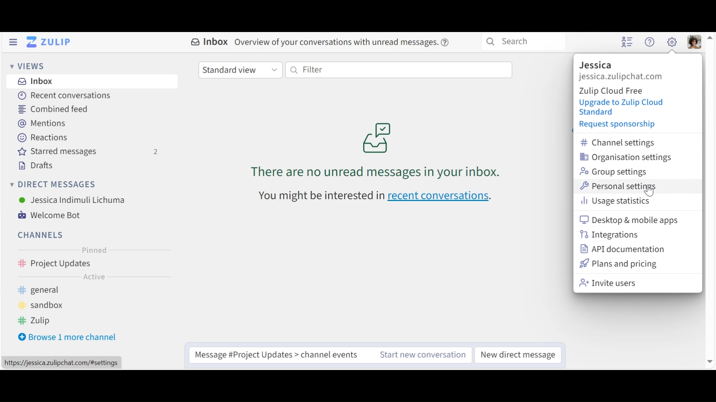  Describe the element at coordinates (424, 354) in the screenshot. I see `Start new conversations` at that location.